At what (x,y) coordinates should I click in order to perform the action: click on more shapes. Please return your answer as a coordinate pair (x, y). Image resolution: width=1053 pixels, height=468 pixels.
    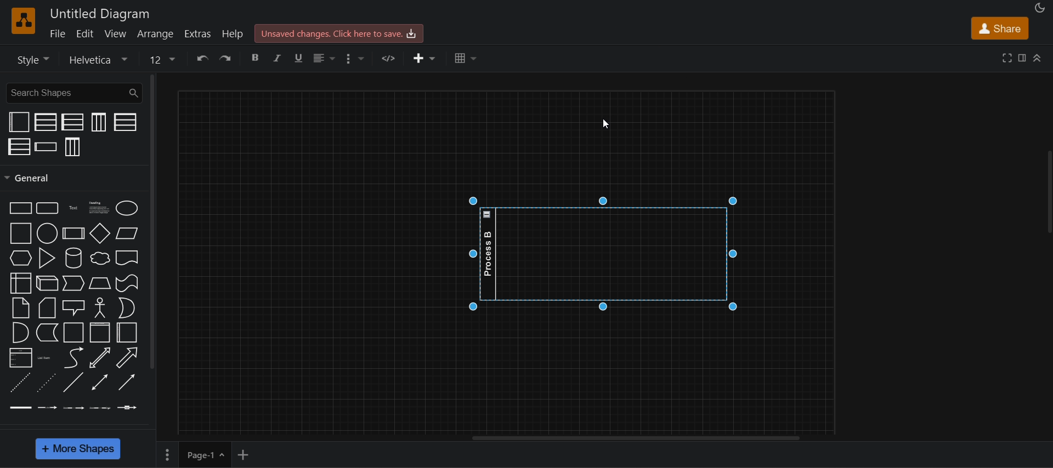
    Looking at the image, I should click on (79, 449).